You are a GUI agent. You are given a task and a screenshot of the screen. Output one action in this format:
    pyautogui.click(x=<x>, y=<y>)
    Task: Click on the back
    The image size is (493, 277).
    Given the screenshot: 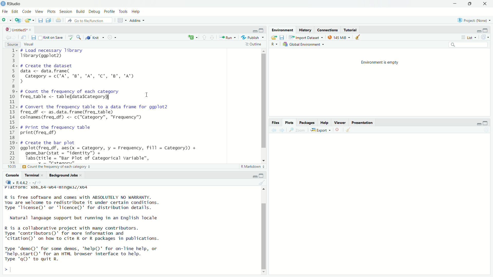 What is the action you would take?
    pyautogui.click(x=275, y=130)
    